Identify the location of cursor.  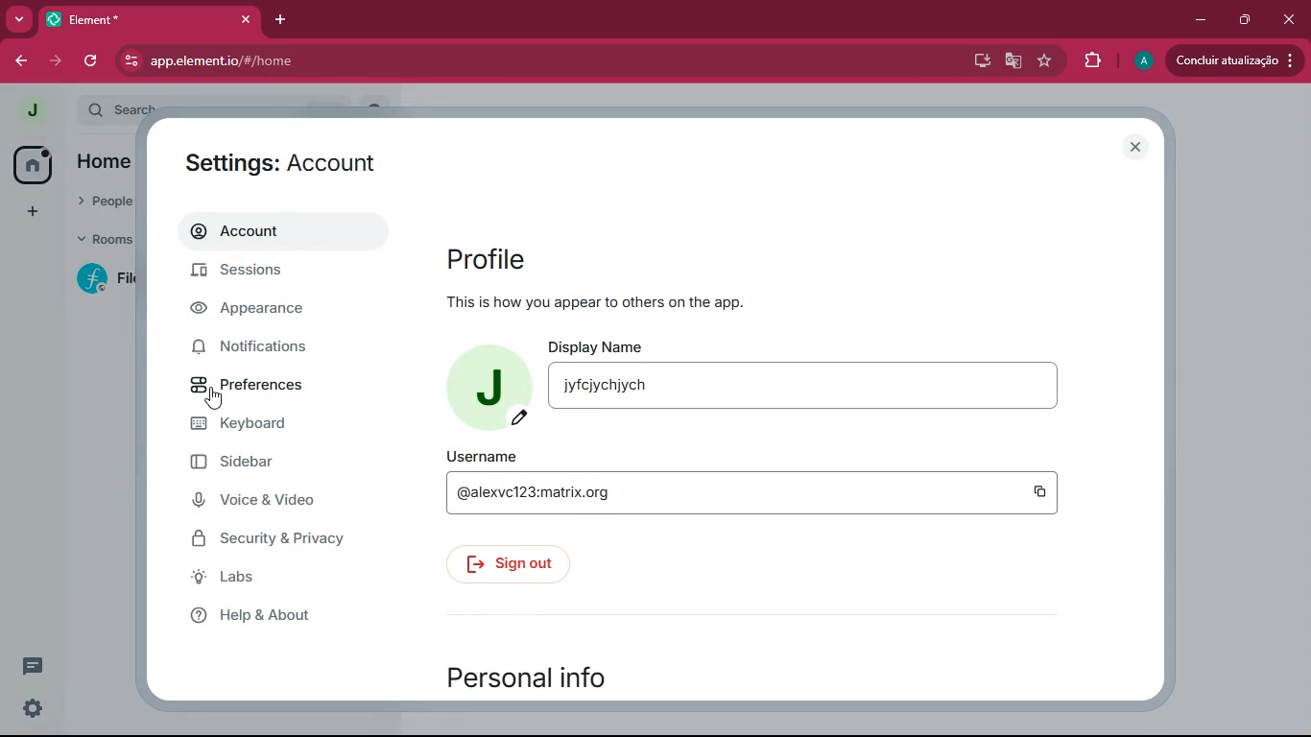
(214, 398).